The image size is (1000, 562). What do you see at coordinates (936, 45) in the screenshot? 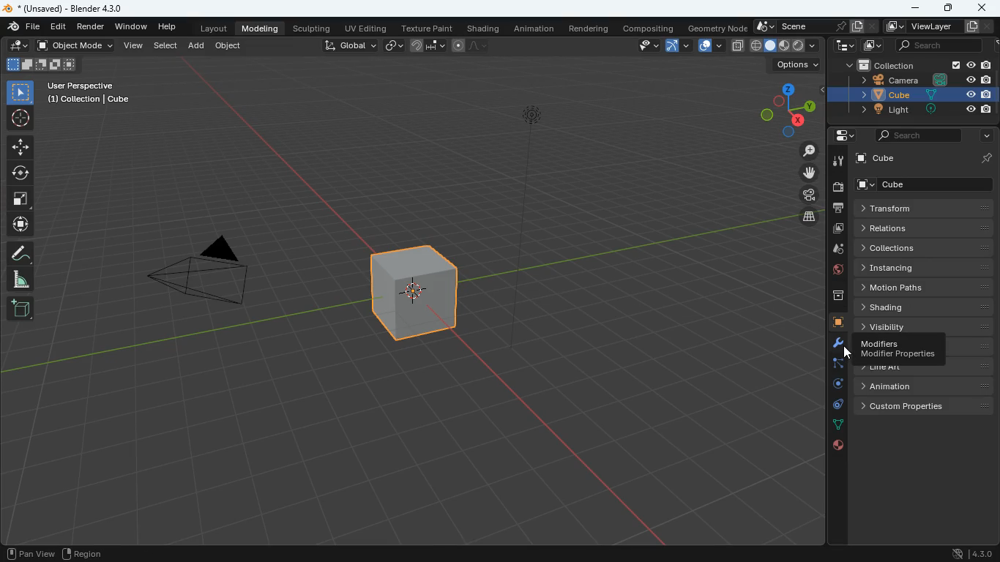
I see `search` at bounding box center [936, 45].